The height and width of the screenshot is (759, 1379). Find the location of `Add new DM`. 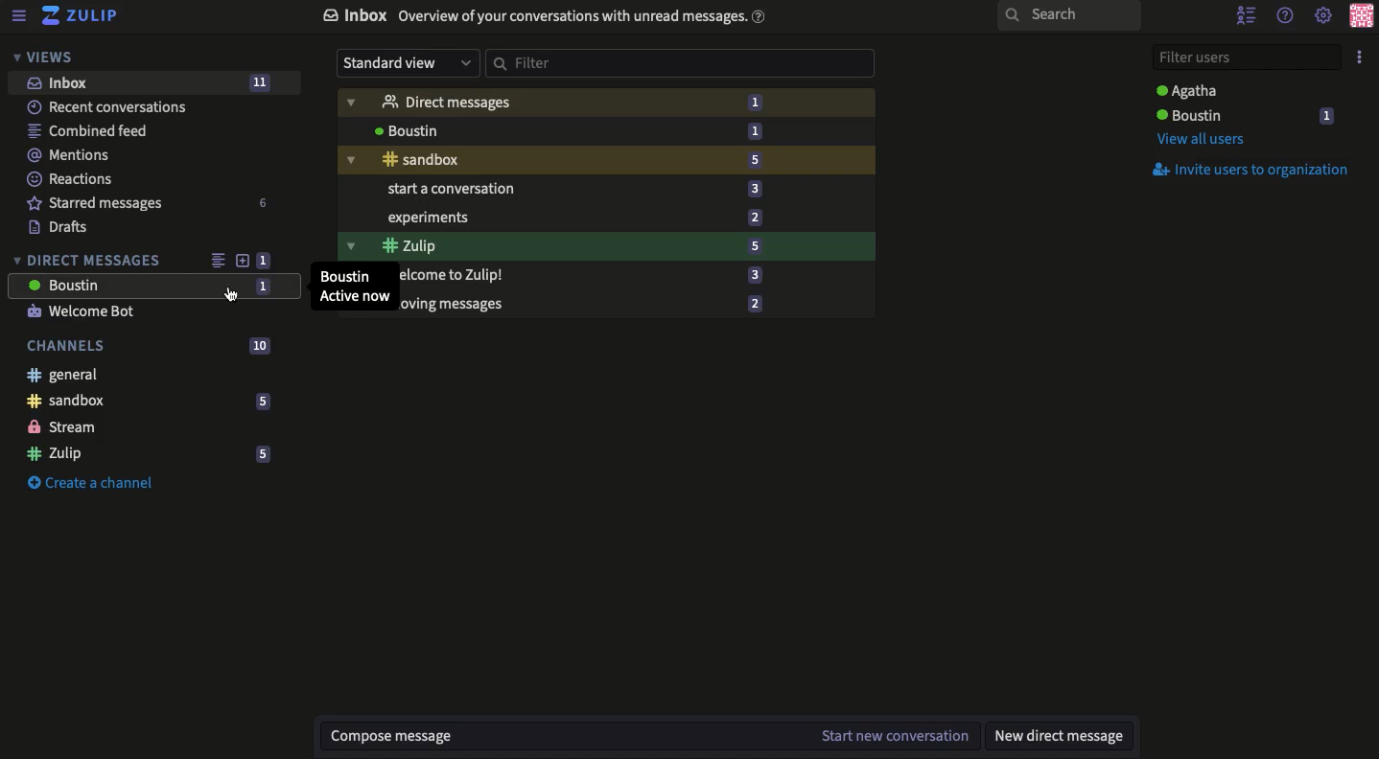

Add new DM is located at coordinates (242, 260).